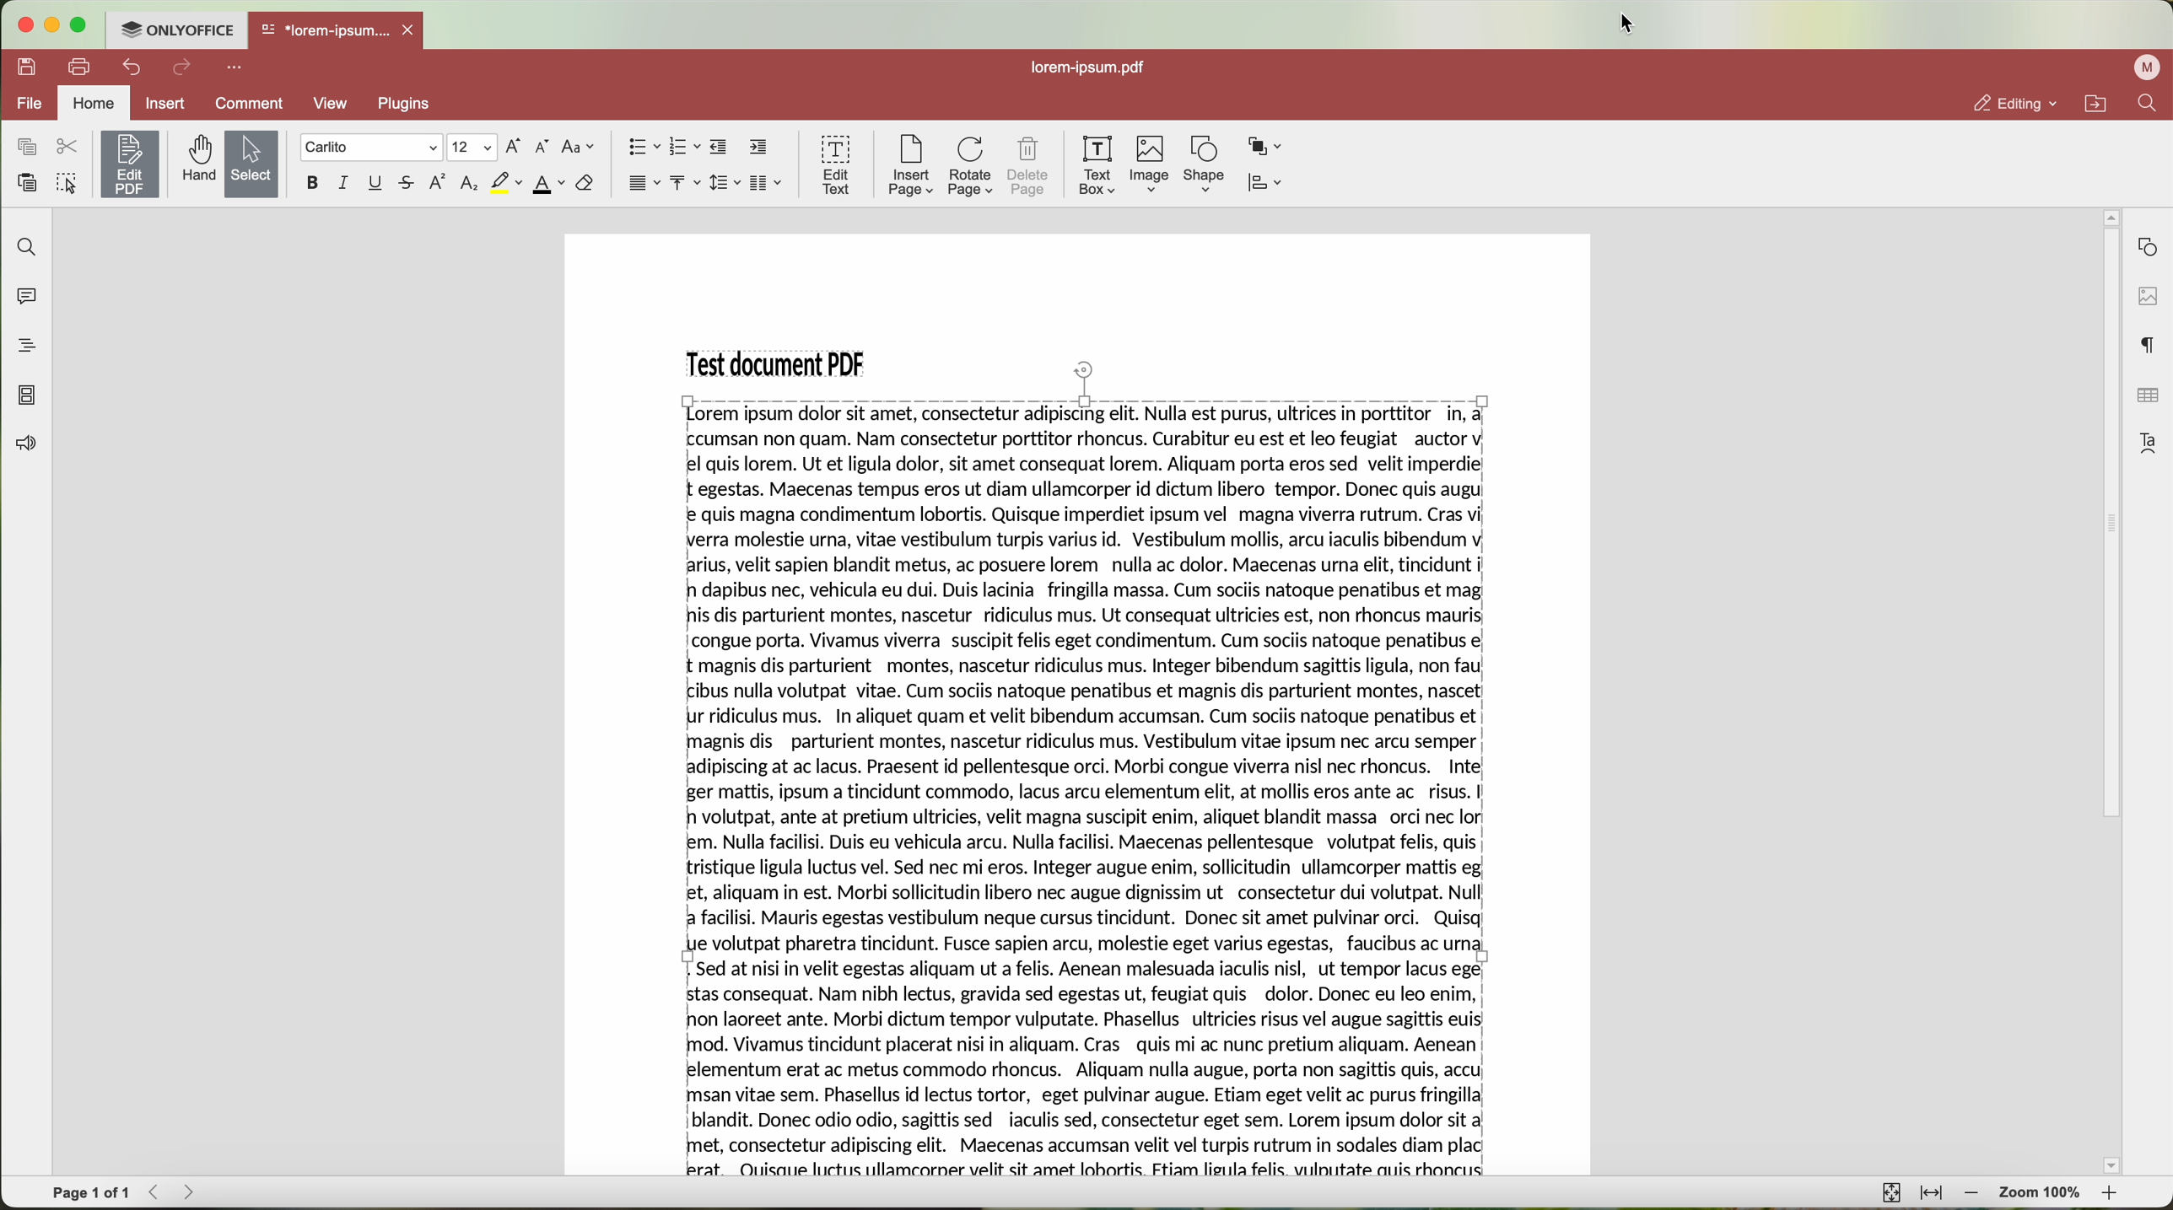  What do you see at coordinates (84, 67) in the screenshot?
I see `print` at bounding box center [84, 67].